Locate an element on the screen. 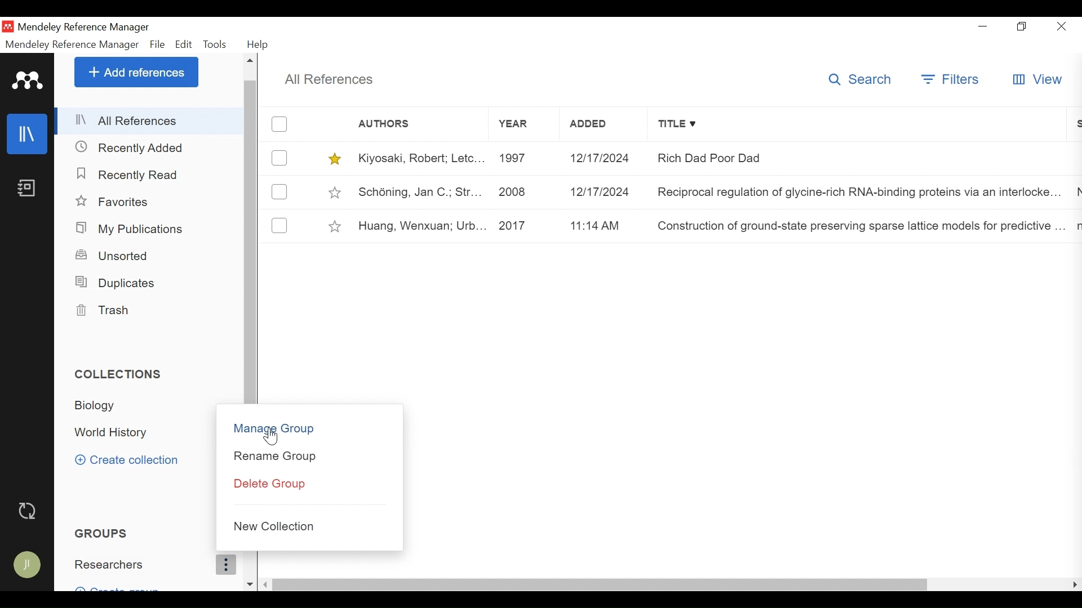 Image resolution: width=1082 pixels, height=608 pixels. Duplicates is located at coordinates (116, 283).